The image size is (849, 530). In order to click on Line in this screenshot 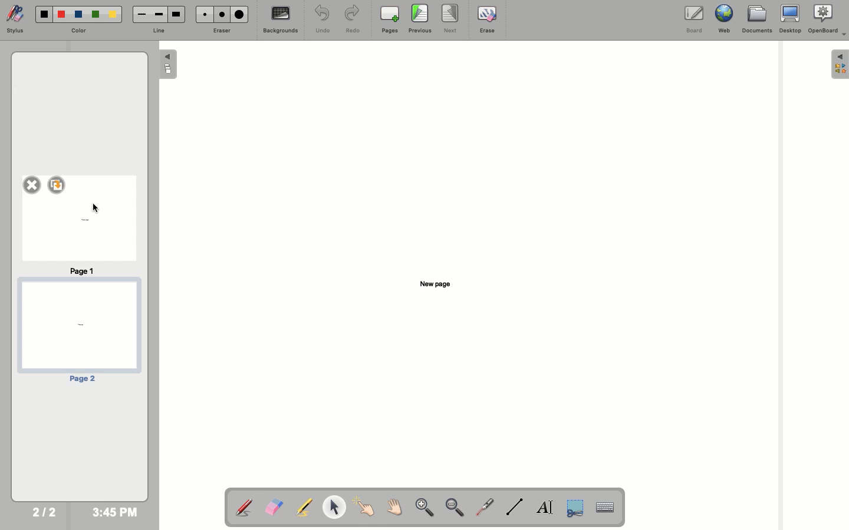, I will do `click(156, 32)`.